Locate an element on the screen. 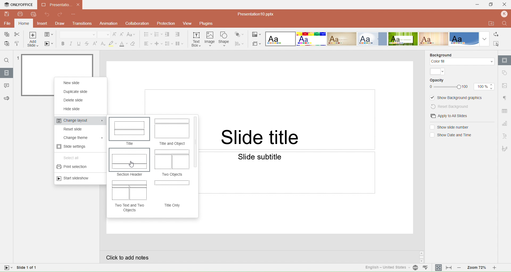 The height and width of the screenshot is (272, 511). Slide setting is located at coordinates (504, 60).